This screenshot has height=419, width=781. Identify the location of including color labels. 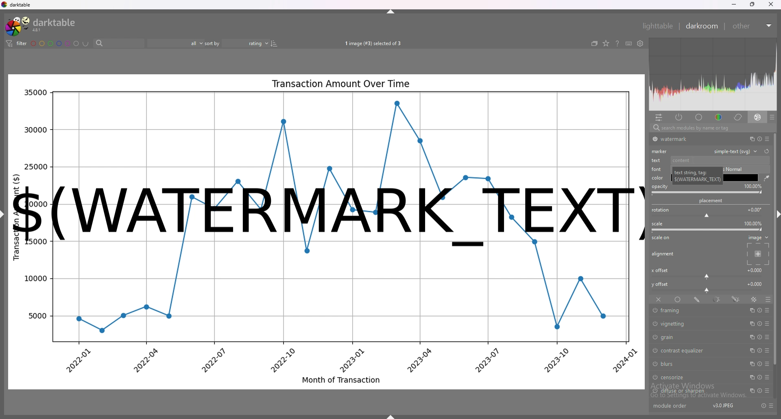
(85, 44).